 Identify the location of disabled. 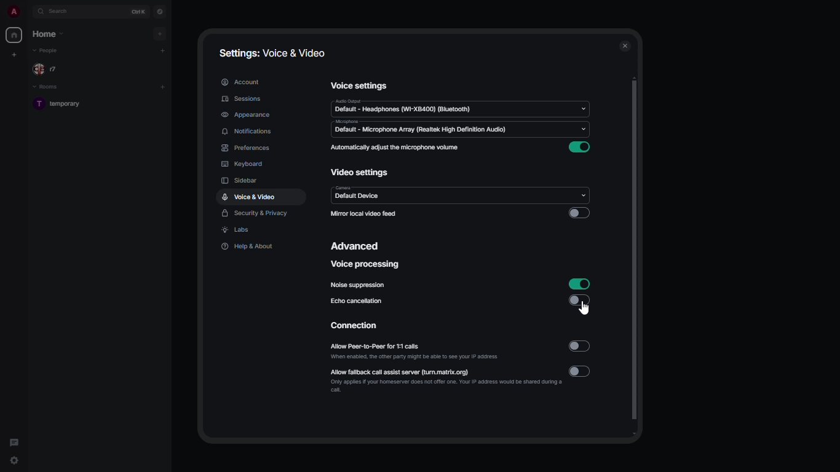
(577, 346).